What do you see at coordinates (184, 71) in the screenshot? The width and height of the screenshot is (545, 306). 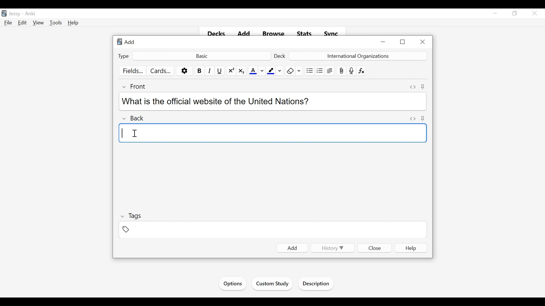 I see `More options` at bounding box center [184, 71].